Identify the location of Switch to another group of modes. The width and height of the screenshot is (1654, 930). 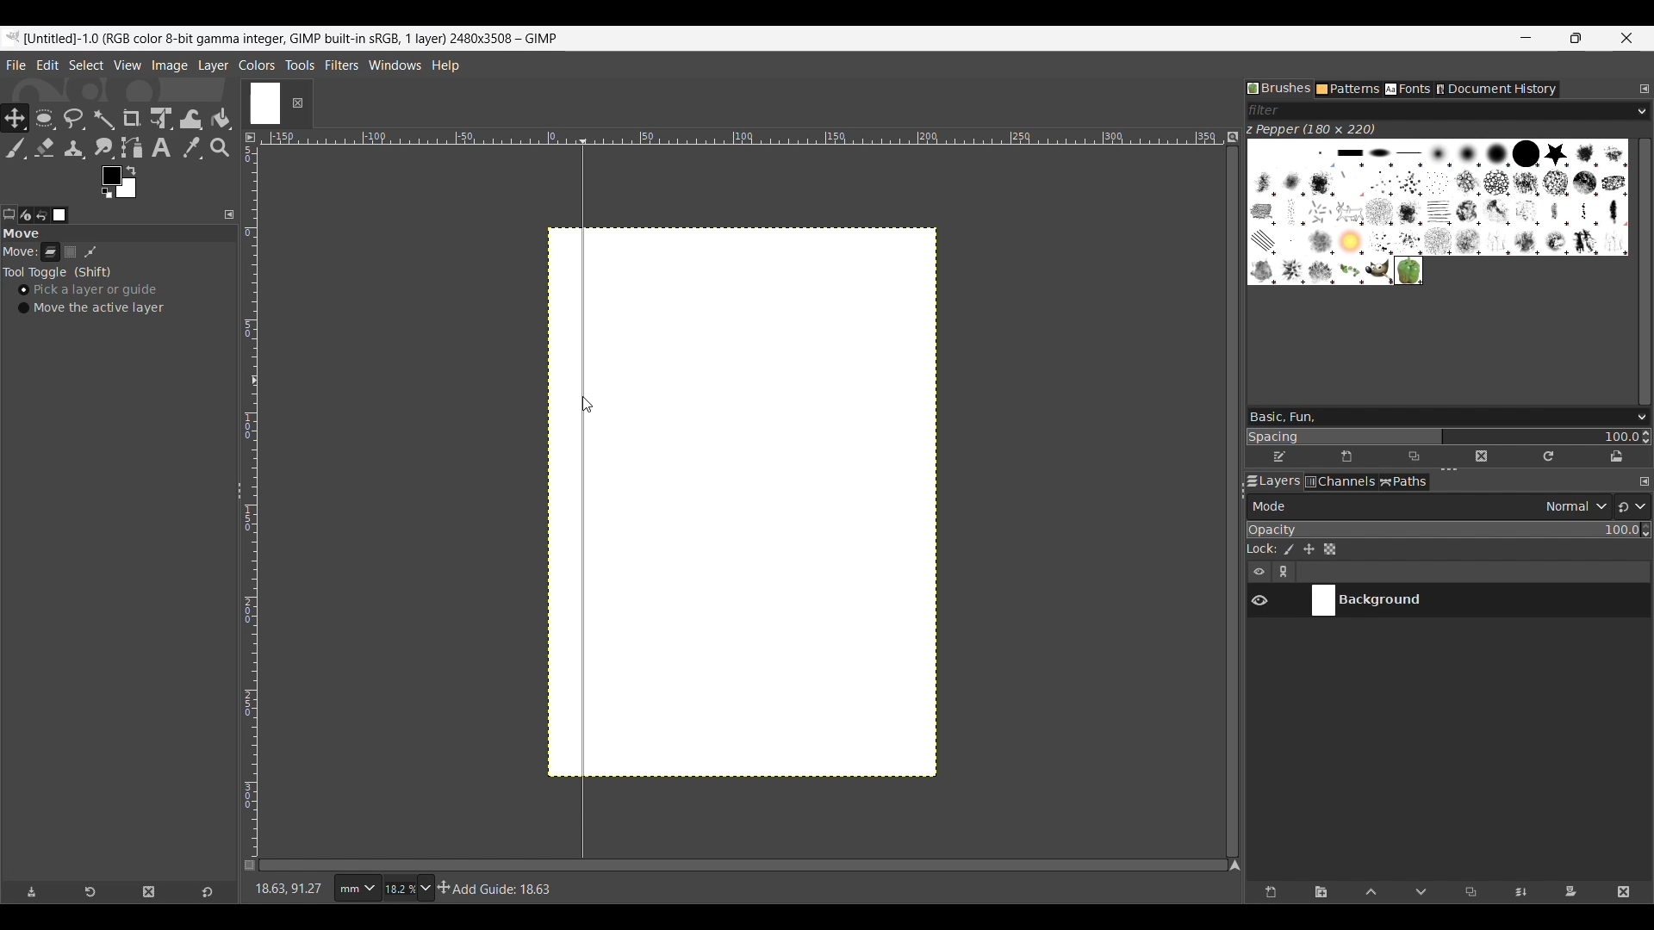
(1632, 506).